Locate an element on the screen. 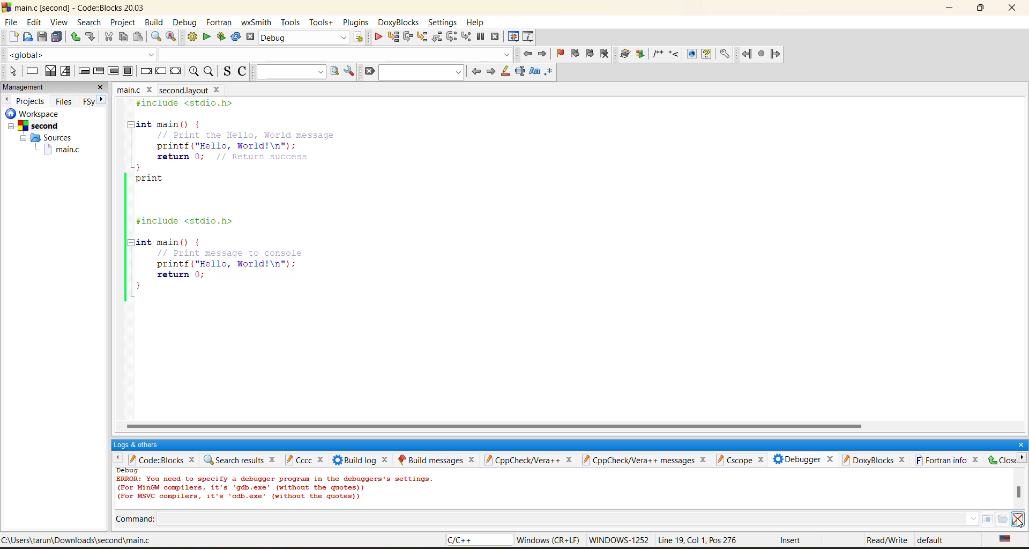 This screenshot has width=1029, height=549. find is located at coordinates (154, 38).